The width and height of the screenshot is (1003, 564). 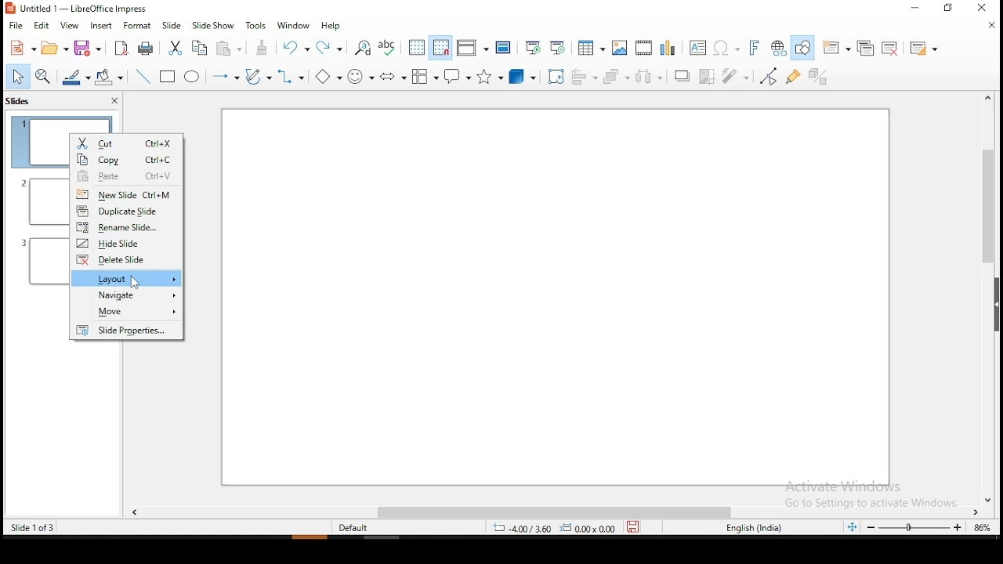 What do you see at coordinates (755, 48) in the screenshot?
I see `insert fontwork text` at bounding box center [755, 48].